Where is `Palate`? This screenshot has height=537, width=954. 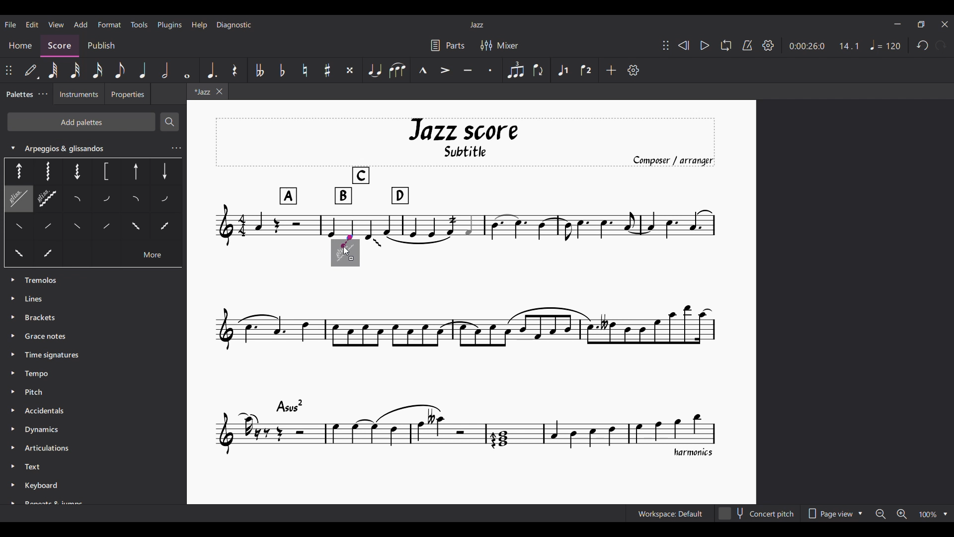 Palate is located at coordinates (53, 229).